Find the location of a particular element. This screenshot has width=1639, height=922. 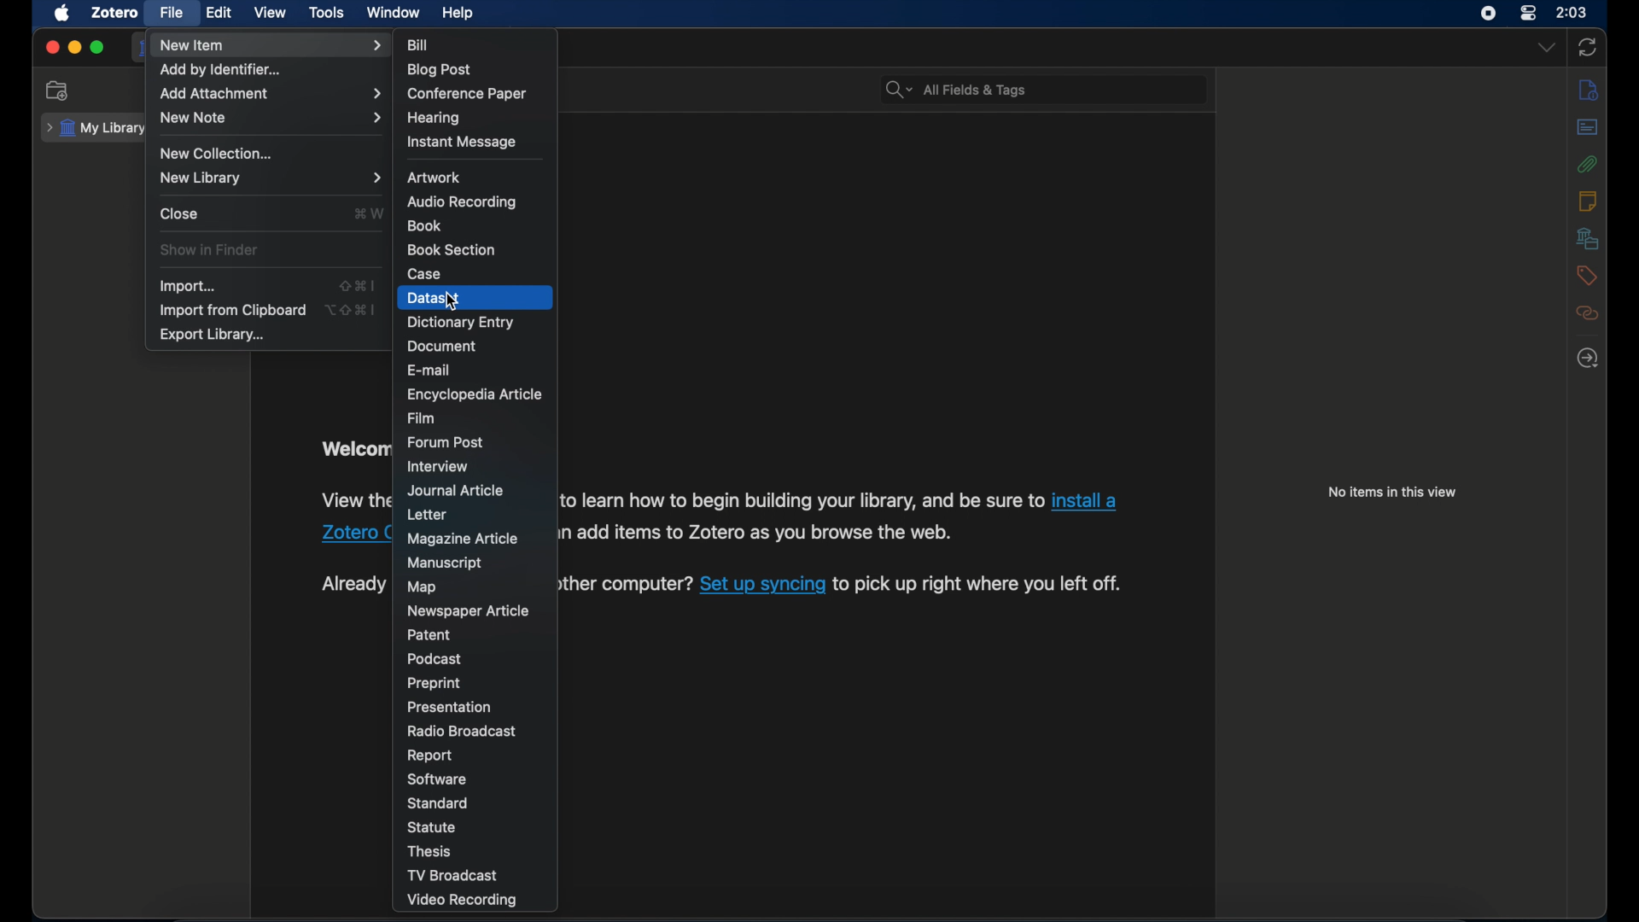

statue is located at coordinates (431, 826).